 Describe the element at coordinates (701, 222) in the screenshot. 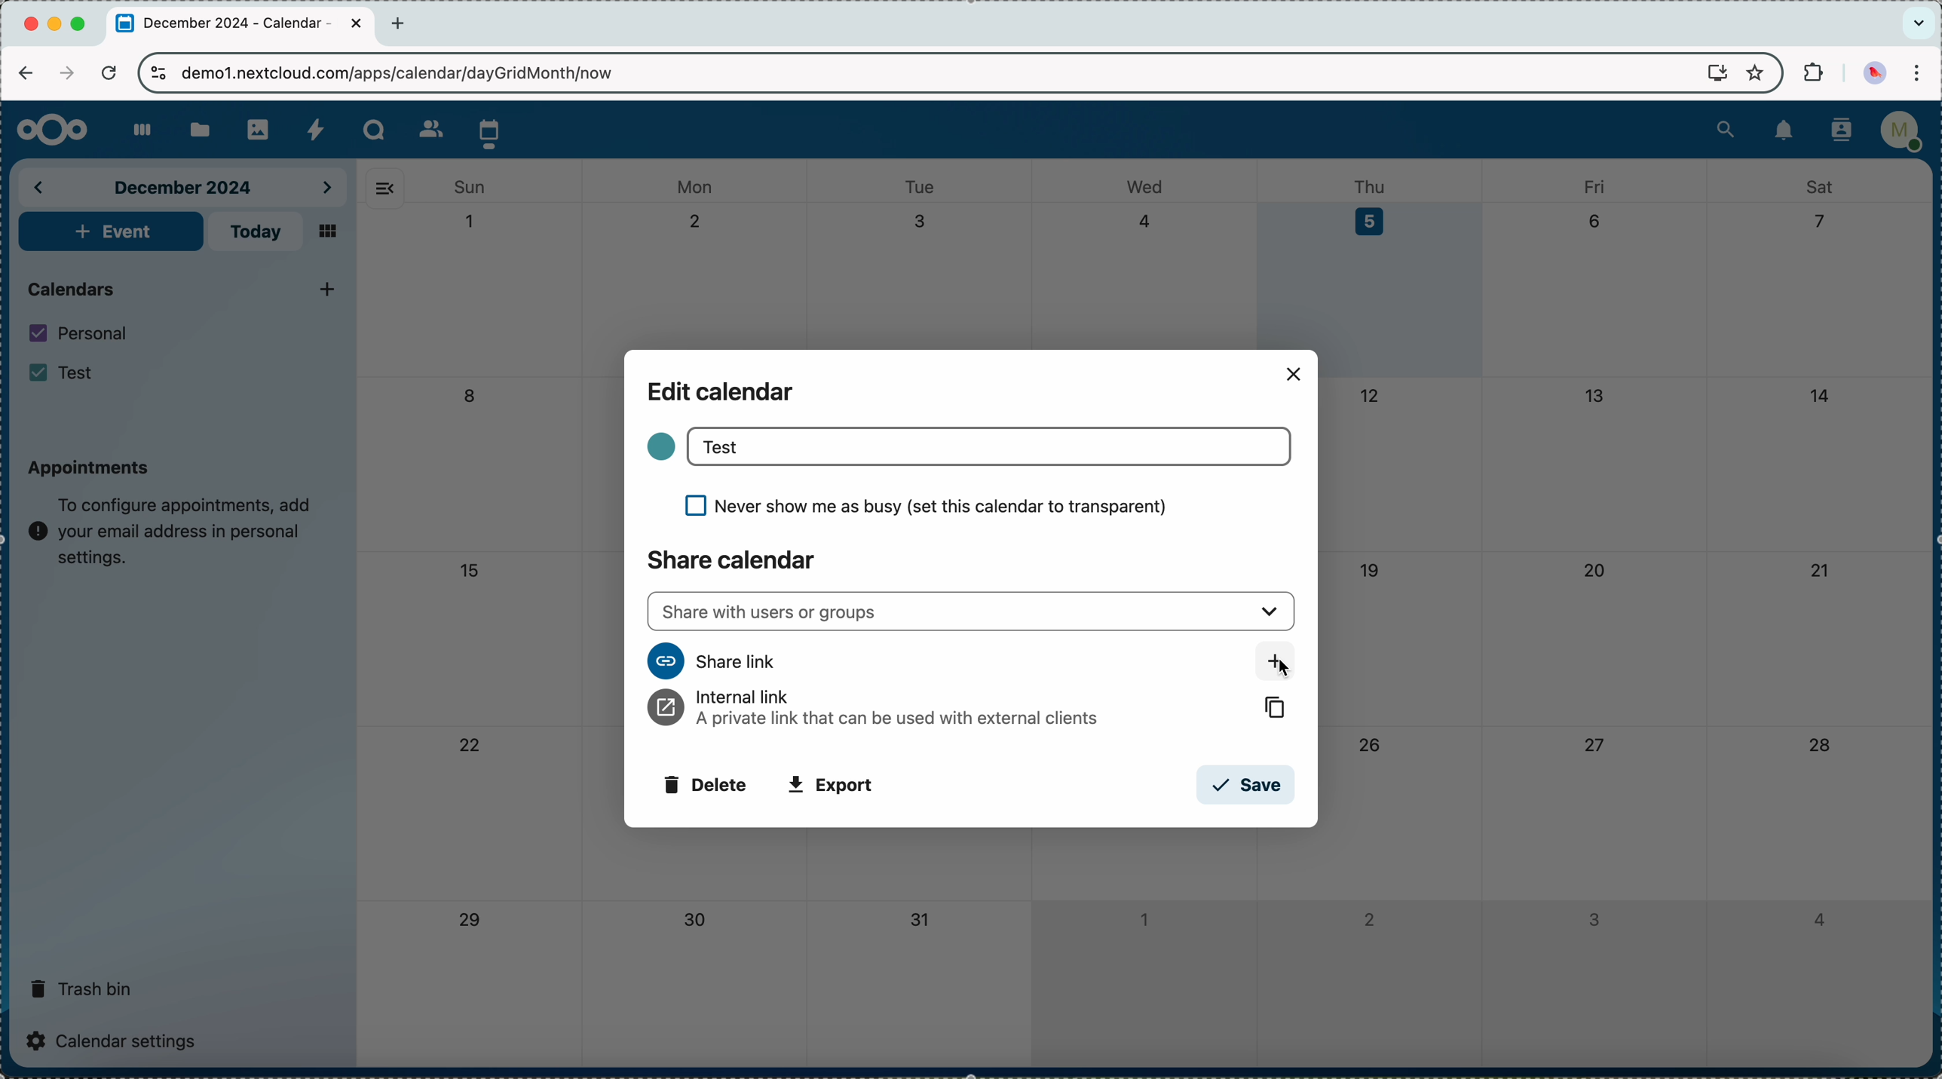

I see `2` at that location.